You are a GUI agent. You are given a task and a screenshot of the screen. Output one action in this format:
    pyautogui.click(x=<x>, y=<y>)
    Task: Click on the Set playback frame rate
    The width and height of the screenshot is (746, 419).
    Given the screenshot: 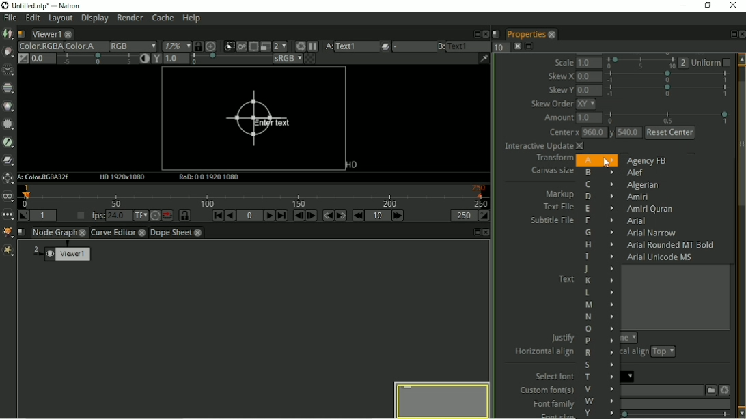 What is the action you would take?
    pyautogui.click(x=79, y=216)
    